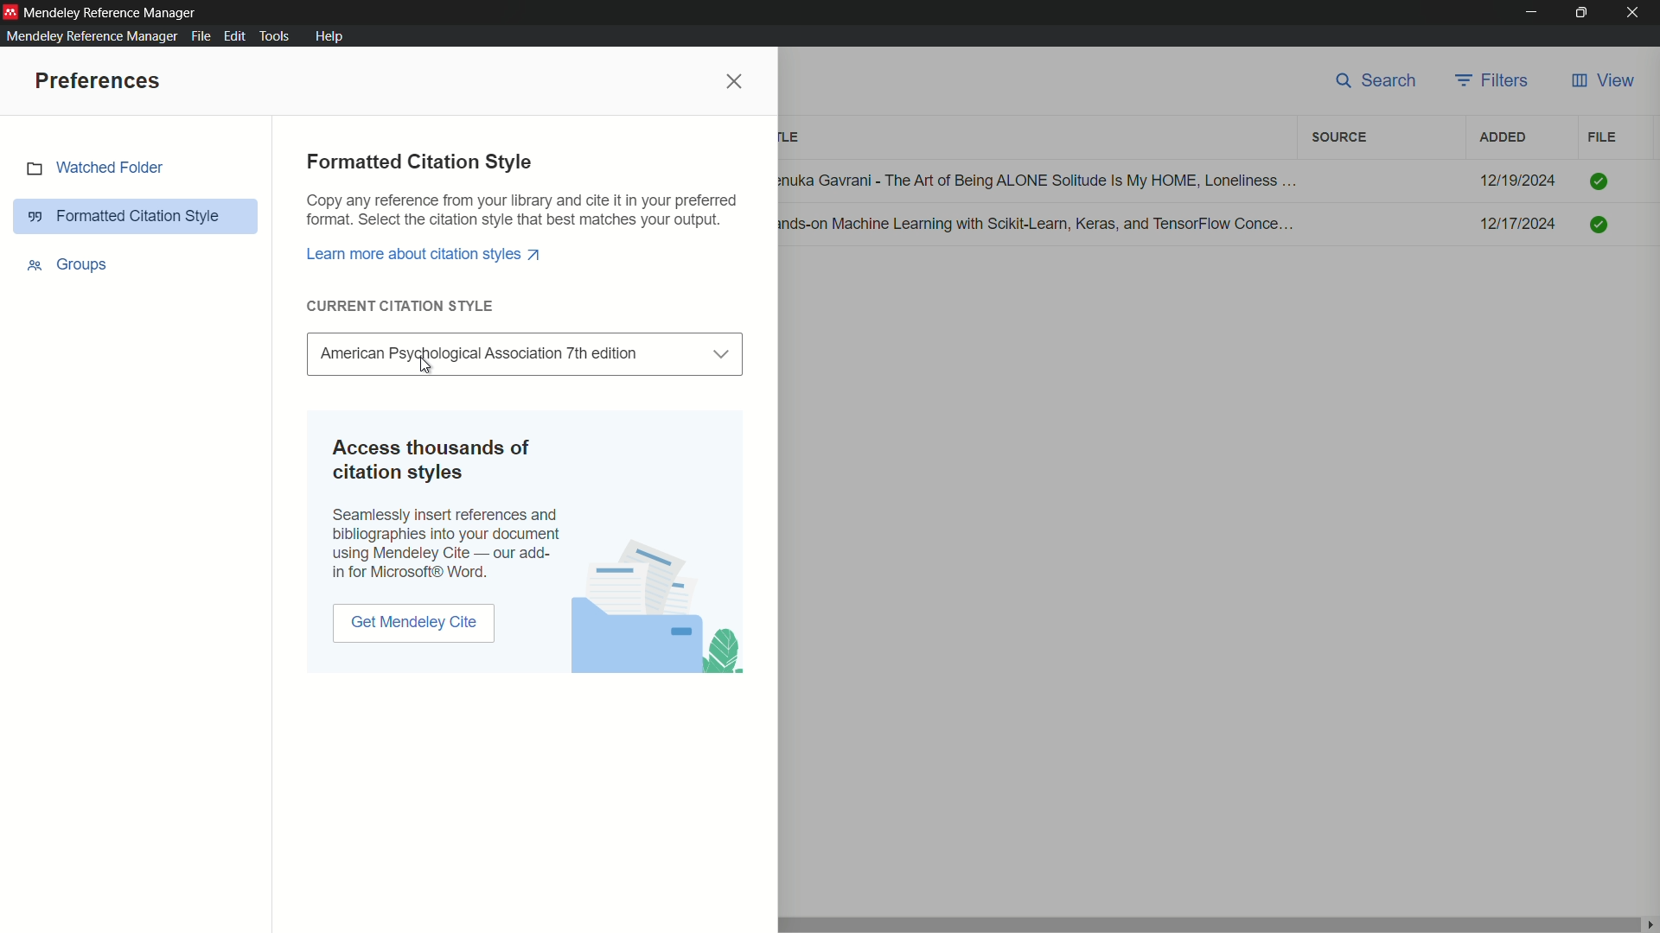 This screenshot has width=1660, height=933. I want to click on 12/19/2024, so click(1518, 181).